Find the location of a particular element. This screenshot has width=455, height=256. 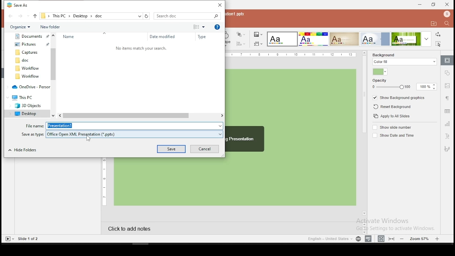

save as type is located at coordinates (33, 134).